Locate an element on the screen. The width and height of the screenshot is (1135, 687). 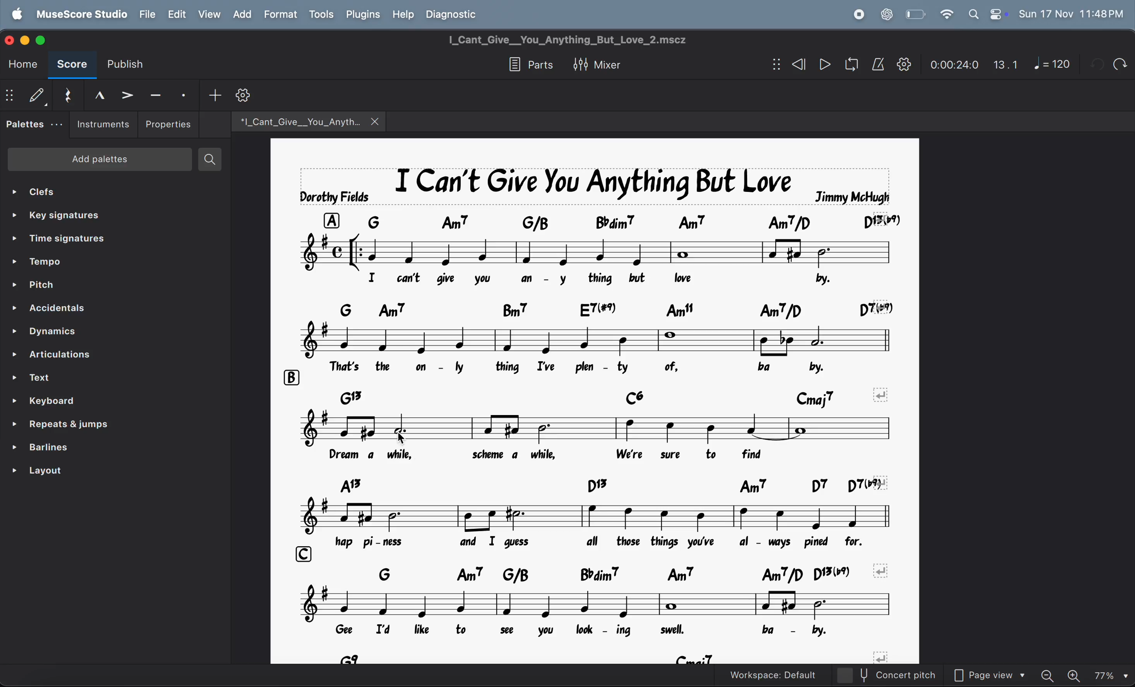
accent is located at coordinates (129, 94).